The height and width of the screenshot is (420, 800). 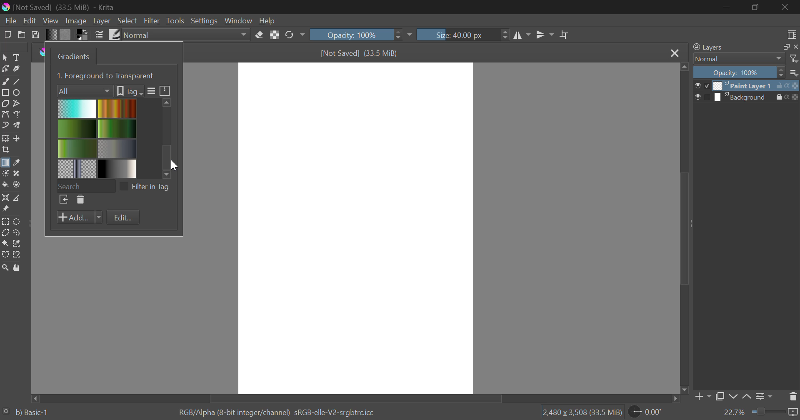 I want to click on Colorize Mask Tool, so click(x=5, y=173).